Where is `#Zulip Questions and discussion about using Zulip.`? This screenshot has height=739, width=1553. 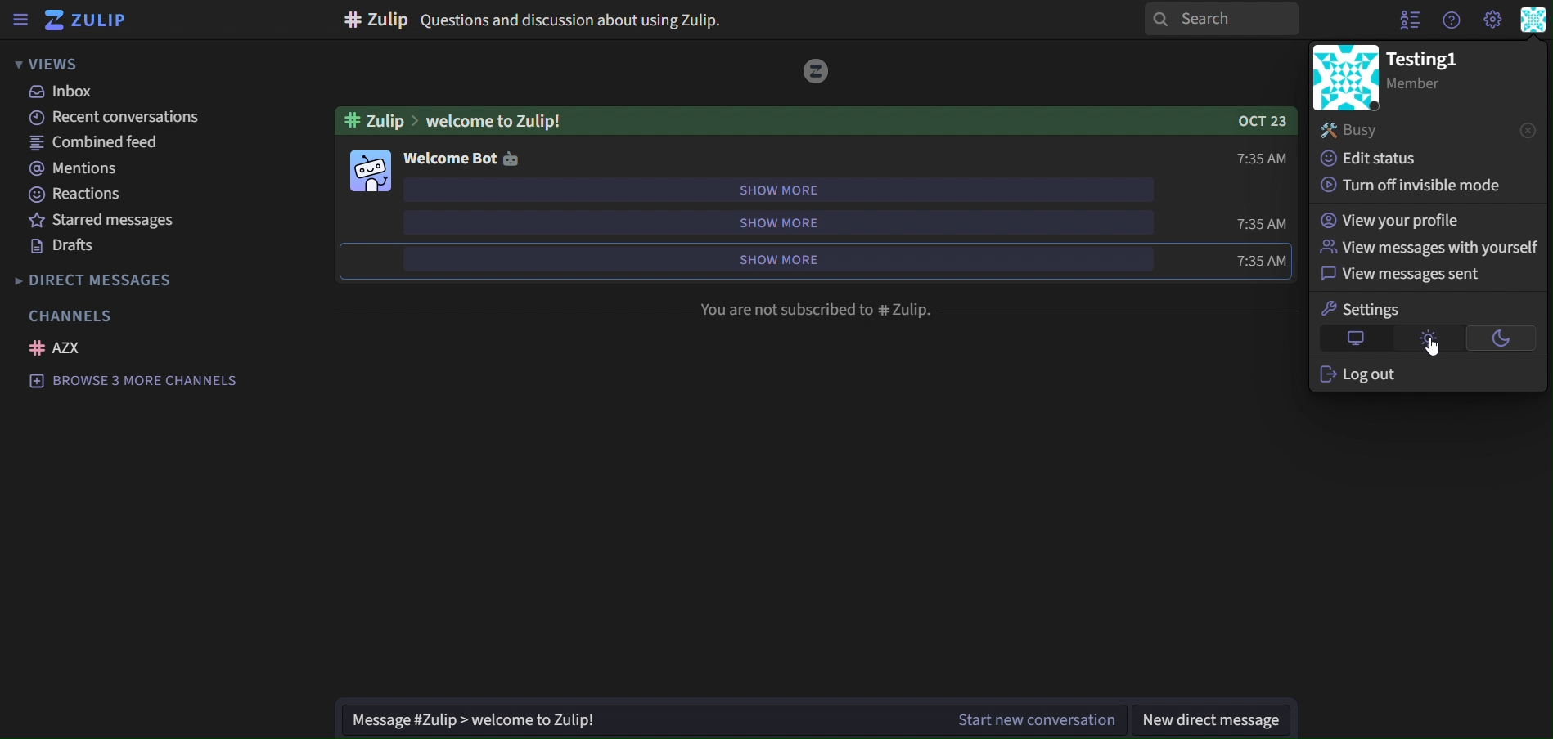 #Zulip Questions and discussion about using Zulip. is located at coordinates (539, 20).